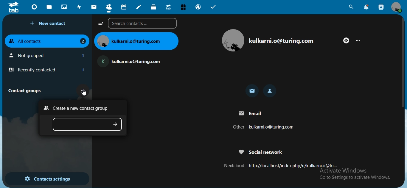 The width and height of the screenshot is (407, 188). Describe the element at coordinates (168, 7) in the screenshot. I see `synology` at that location.